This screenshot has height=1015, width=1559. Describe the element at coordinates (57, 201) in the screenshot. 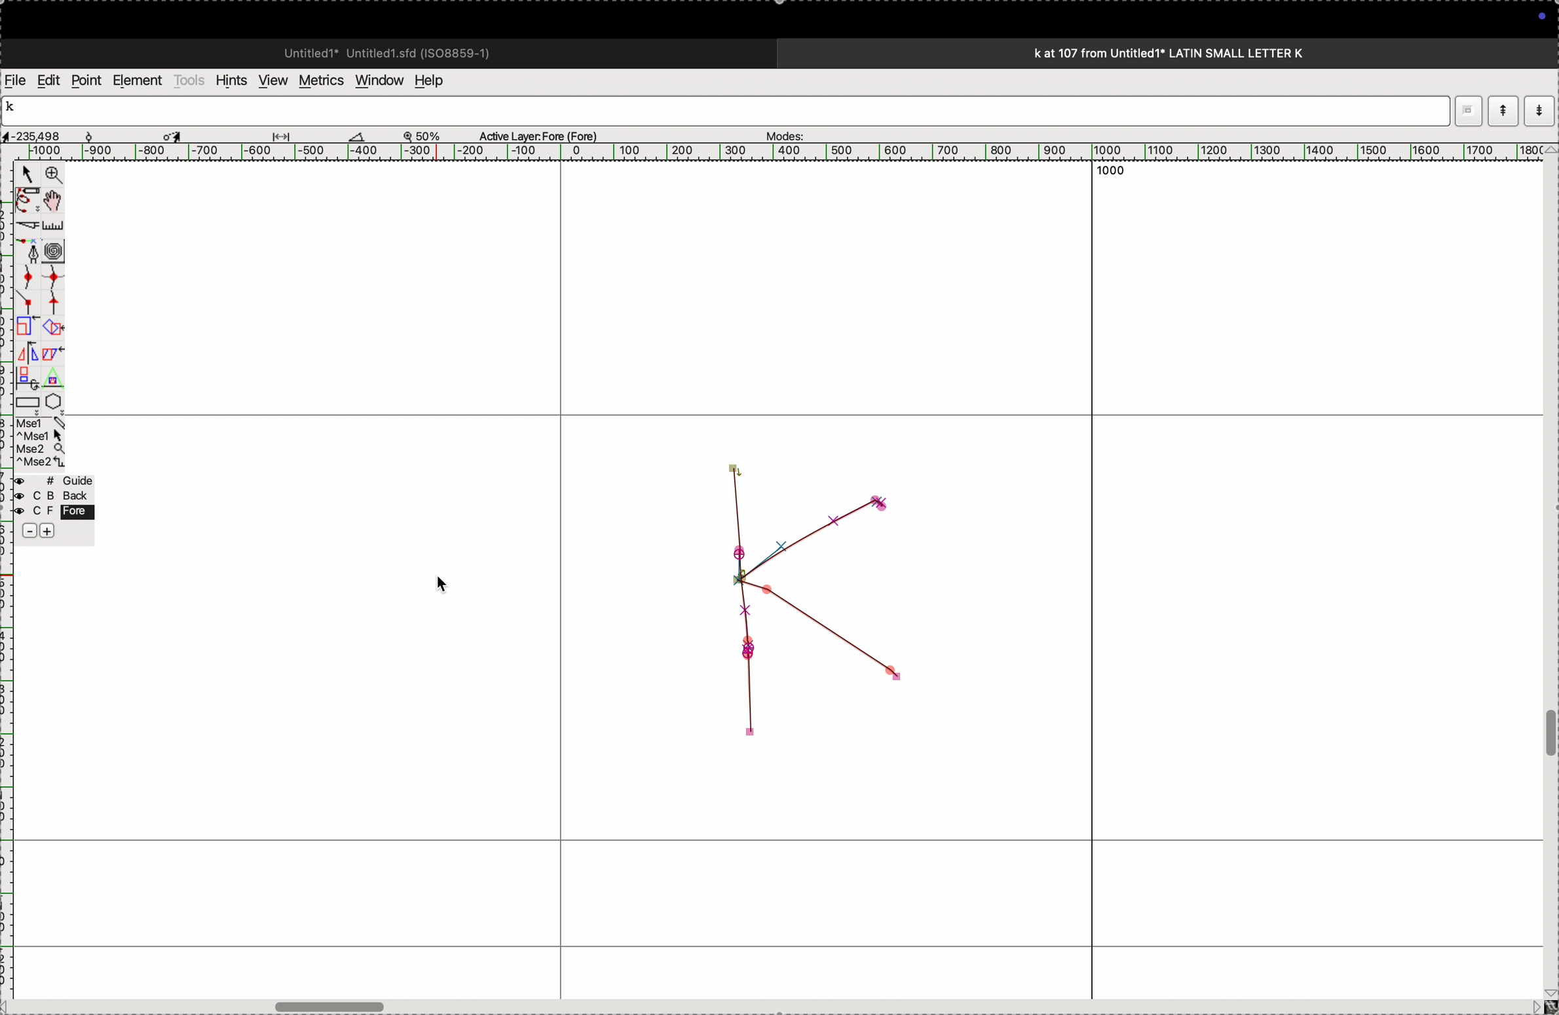

I see `toggle` at that location.